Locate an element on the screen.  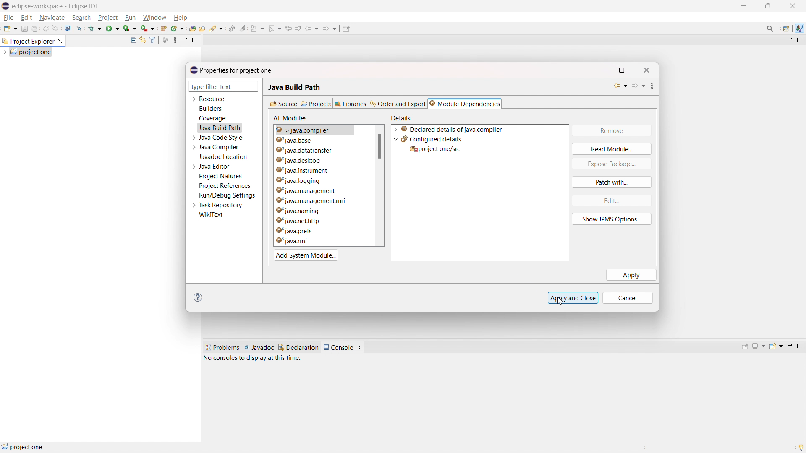
console is located at coordinates (338, 347).